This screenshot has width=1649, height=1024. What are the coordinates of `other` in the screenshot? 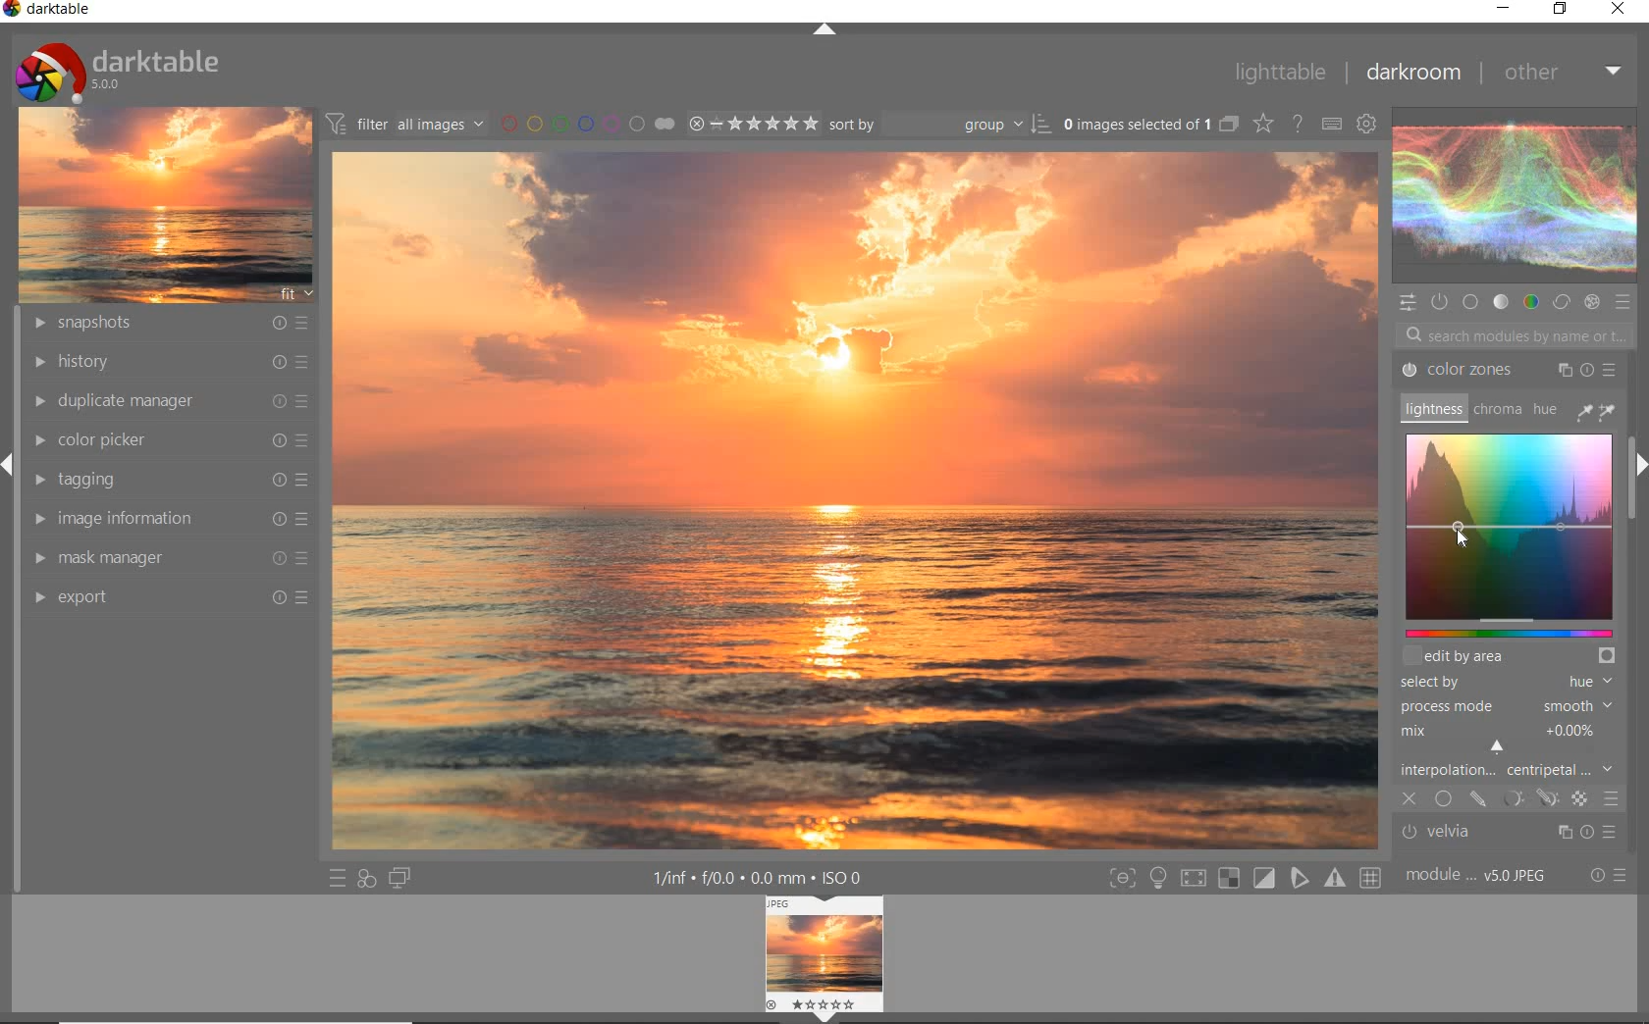 It's located at (1566, 77).